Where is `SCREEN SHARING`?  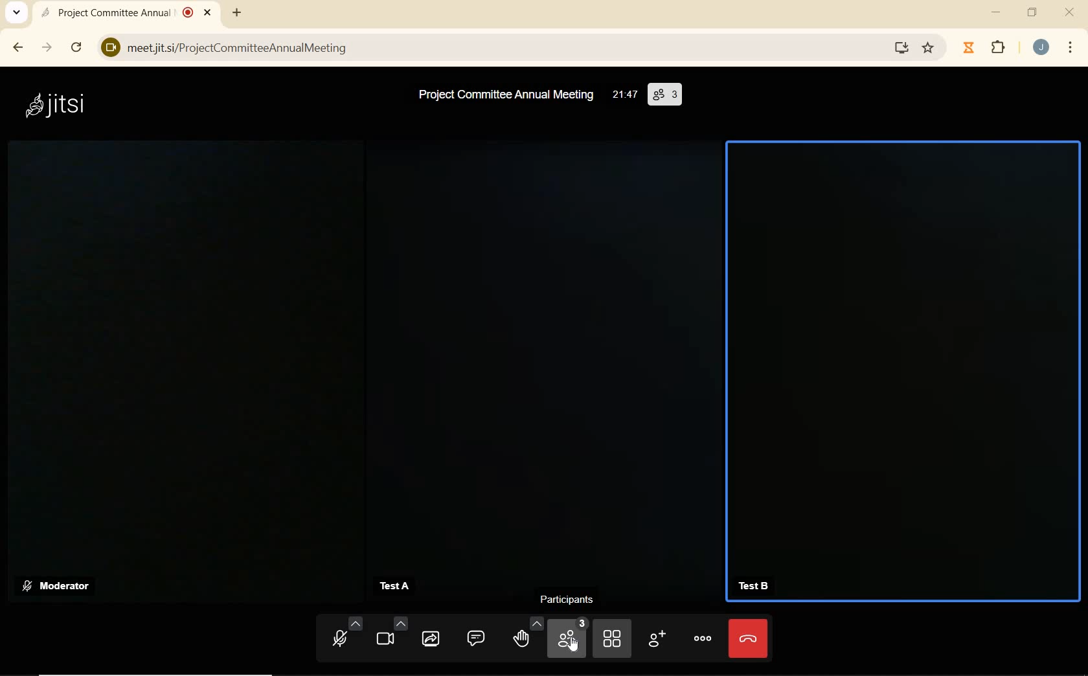 SCREEN SHARING is located at coordinates (431, 636).